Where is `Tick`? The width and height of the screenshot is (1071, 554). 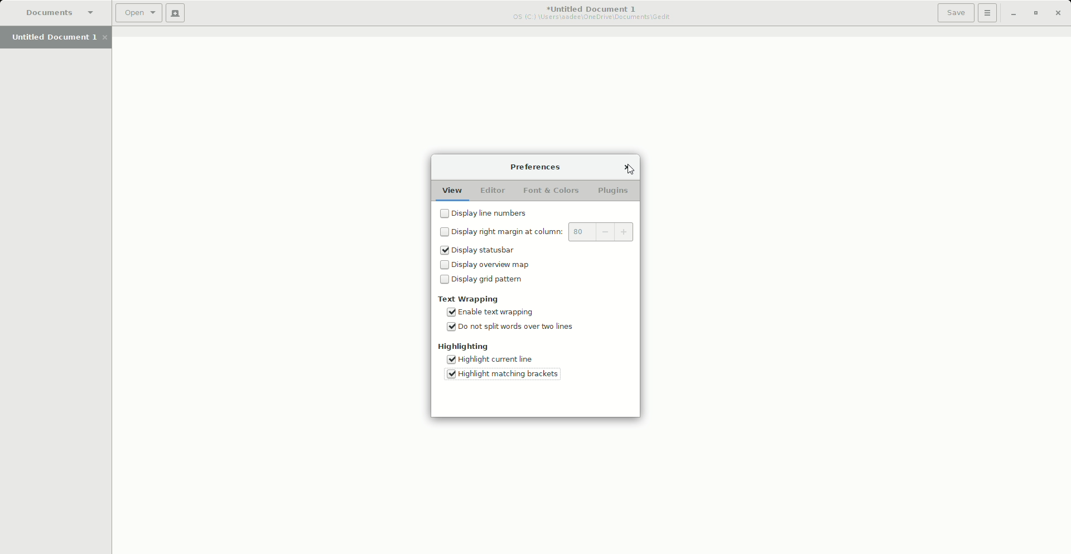 Tick is located at coordinates (450, 375).